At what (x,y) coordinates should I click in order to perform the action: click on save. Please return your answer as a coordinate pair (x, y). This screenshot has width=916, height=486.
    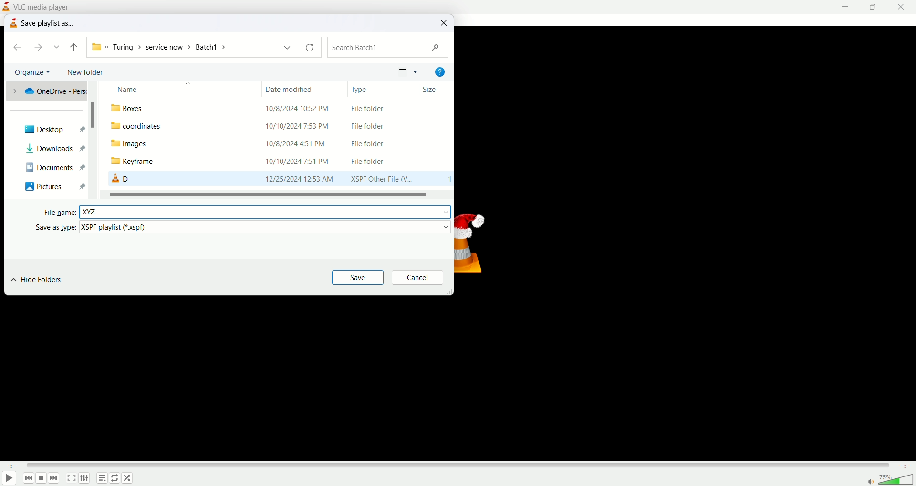
    Looking at the image, I should click on (358, 277).